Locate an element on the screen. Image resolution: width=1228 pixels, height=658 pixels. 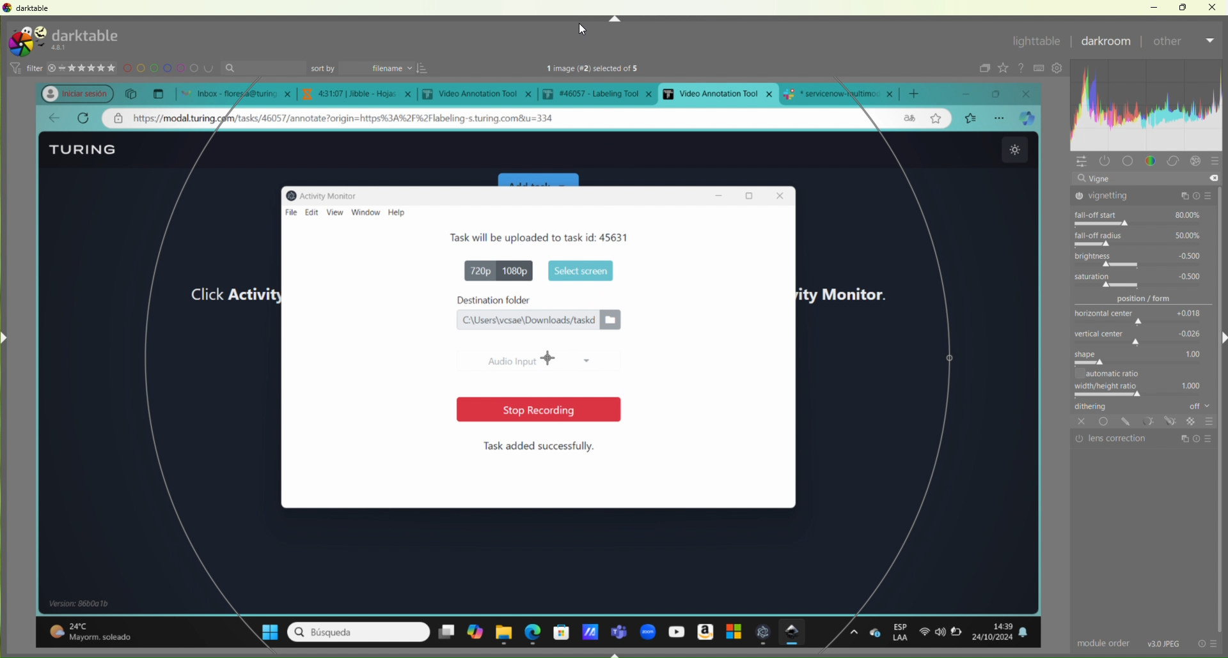
text is located at coordinates (607, 69).